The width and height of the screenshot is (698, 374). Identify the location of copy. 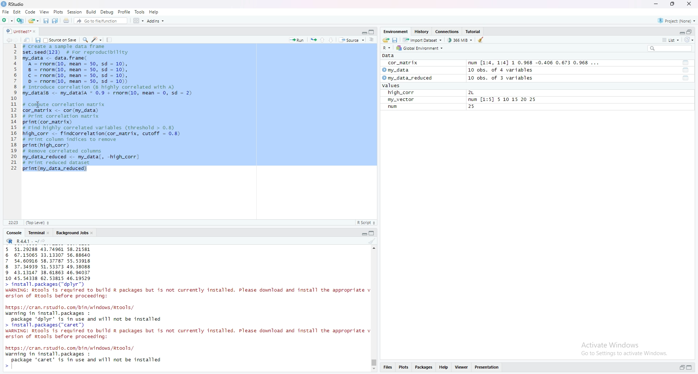
(372, 233).